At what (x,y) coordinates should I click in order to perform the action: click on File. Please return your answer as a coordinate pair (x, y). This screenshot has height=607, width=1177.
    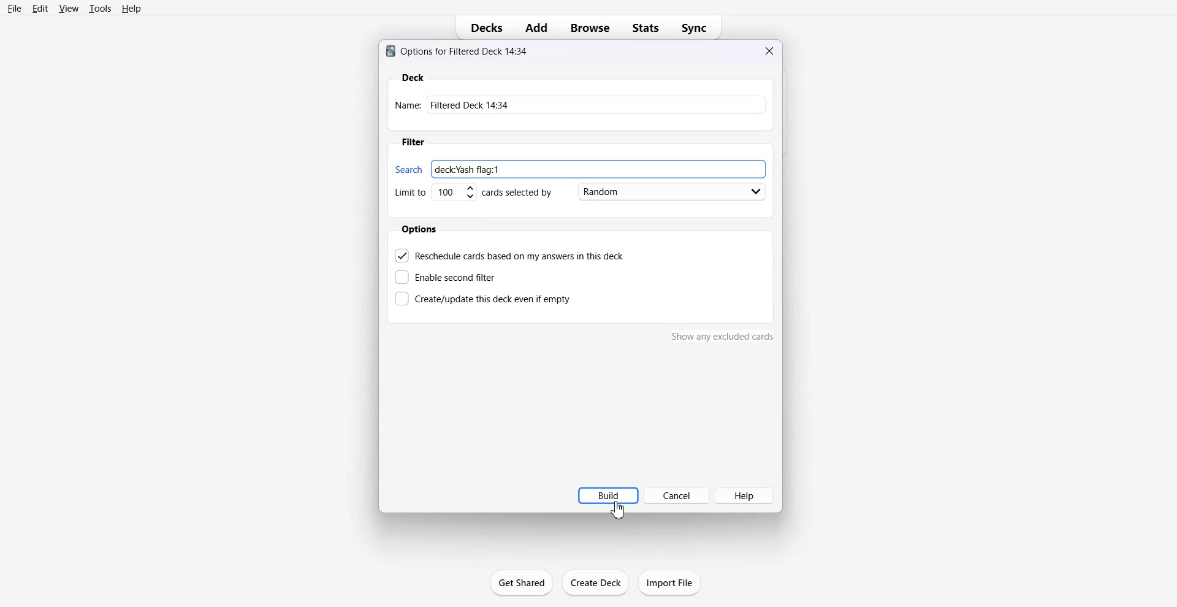
    Looking at the image, I should click on (15, 9).